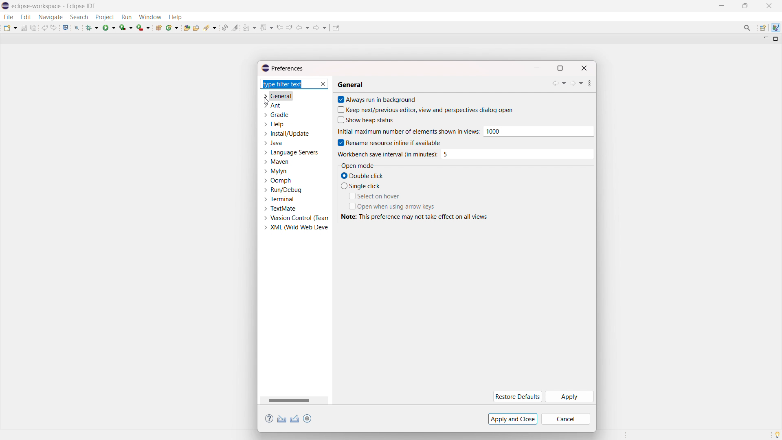  Describe the element at coordinates (776, 28) in the screenshot. I see `java` at that location.